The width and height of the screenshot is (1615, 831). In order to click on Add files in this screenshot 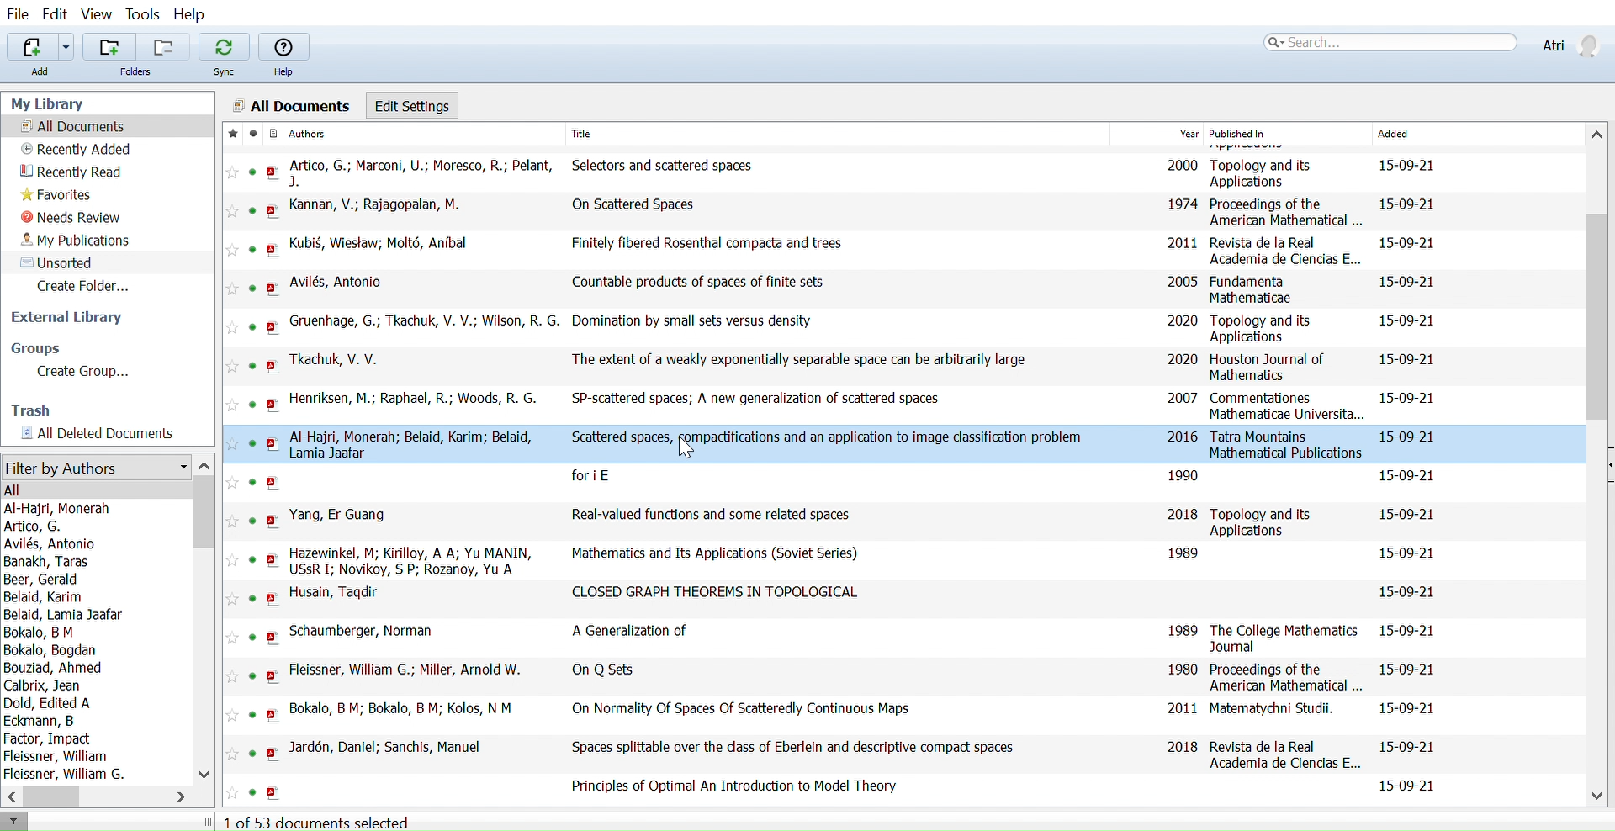, I will do `click(30, 46)`.